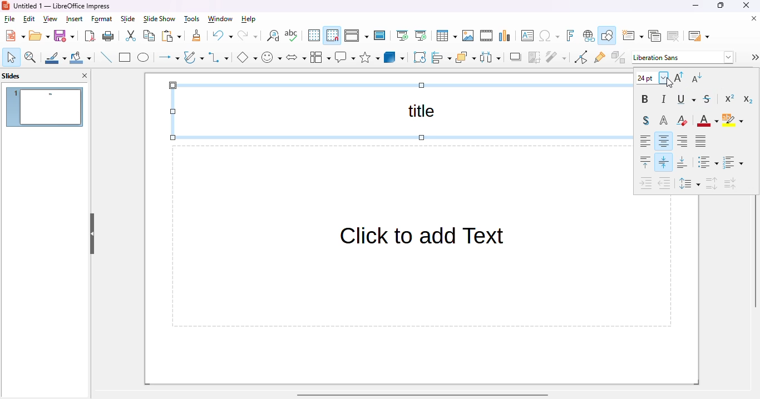 The image size is (760, 399). I want to click on block arrows, so click(296, 58).